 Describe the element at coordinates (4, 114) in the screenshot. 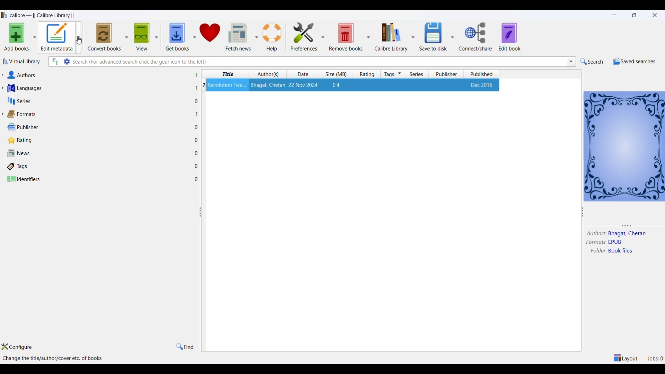

I see `view all formats dropdown button` at that location.